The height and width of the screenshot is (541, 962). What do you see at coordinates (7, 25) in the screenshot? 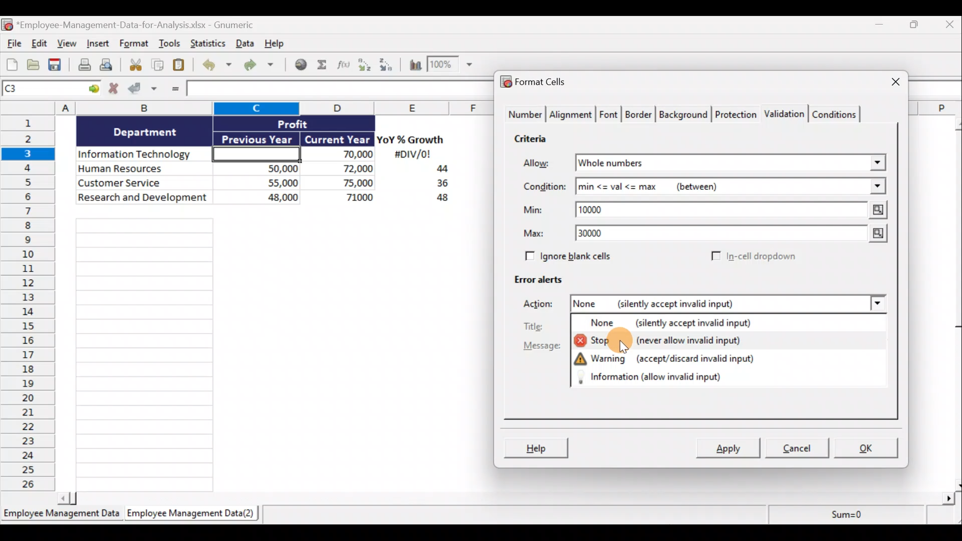
I see `Gnumeric logo` at bounding box center [7, 25].